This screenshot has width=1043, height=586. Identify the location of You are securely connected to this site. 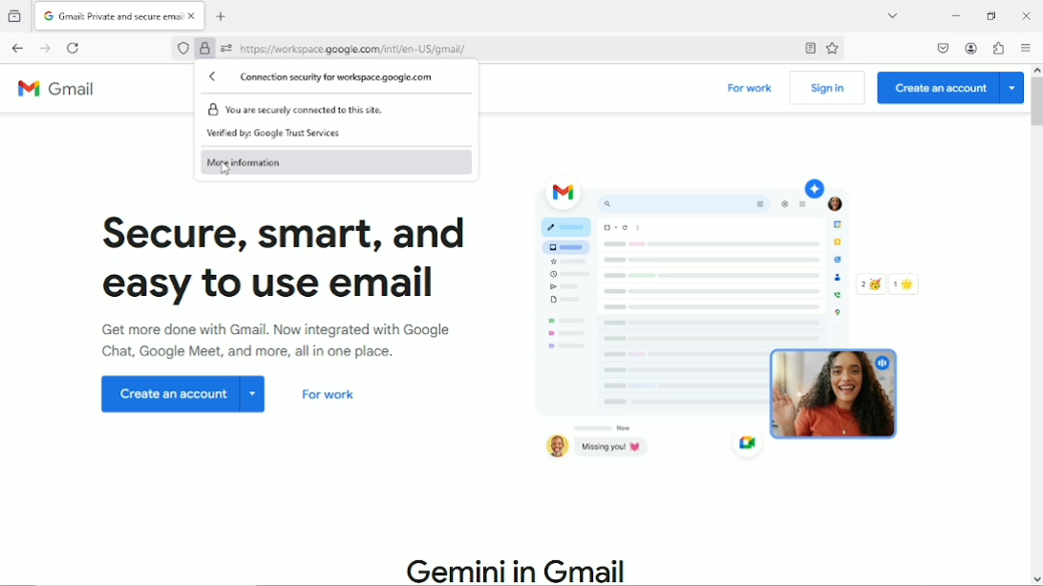
(293, 108).